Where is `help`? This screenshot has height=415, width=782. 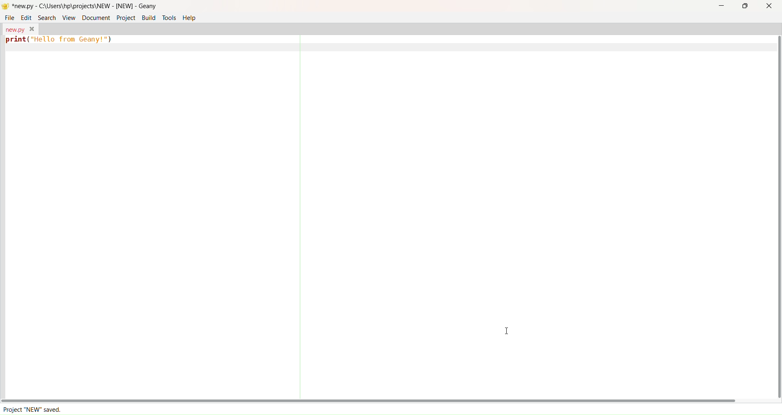
help is located at coordinates (193, 18).